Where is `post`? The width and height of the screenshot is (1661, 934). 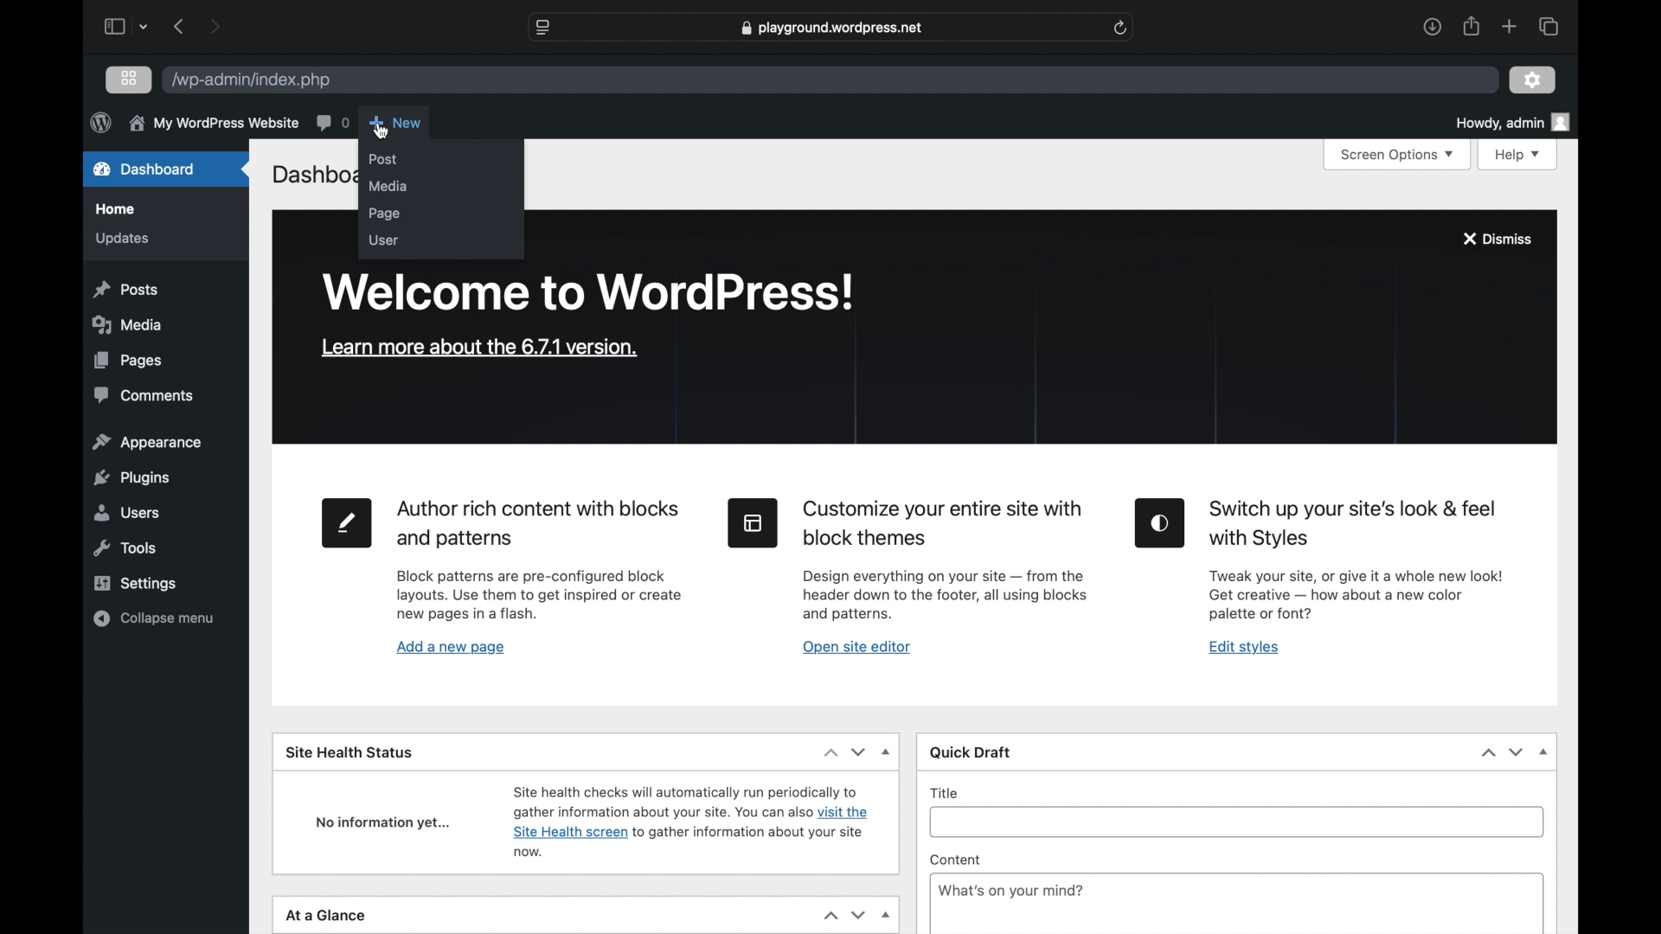 post is located at coordinates (384, 159).